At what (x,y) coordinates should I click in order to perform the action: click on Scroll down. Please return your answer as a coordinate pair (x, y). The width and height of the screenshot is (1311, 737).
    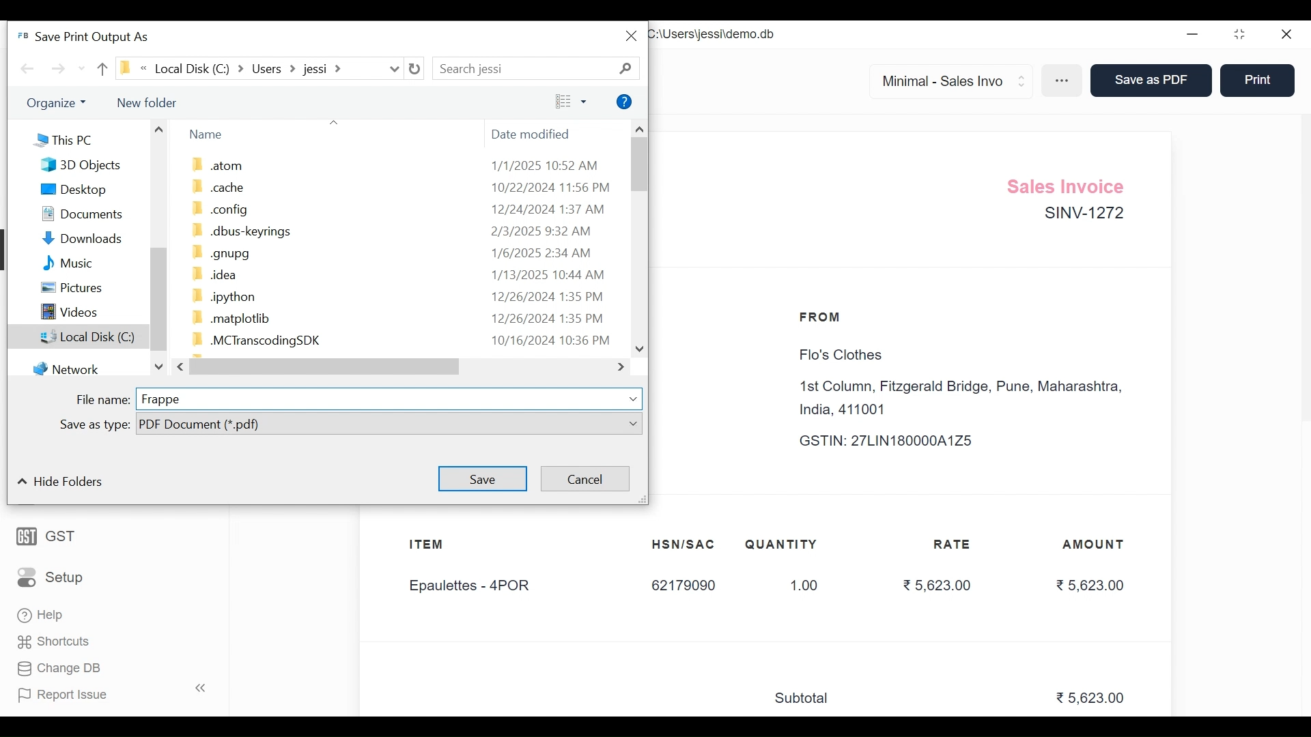
    Looking at the image, I should click on (160, 368).